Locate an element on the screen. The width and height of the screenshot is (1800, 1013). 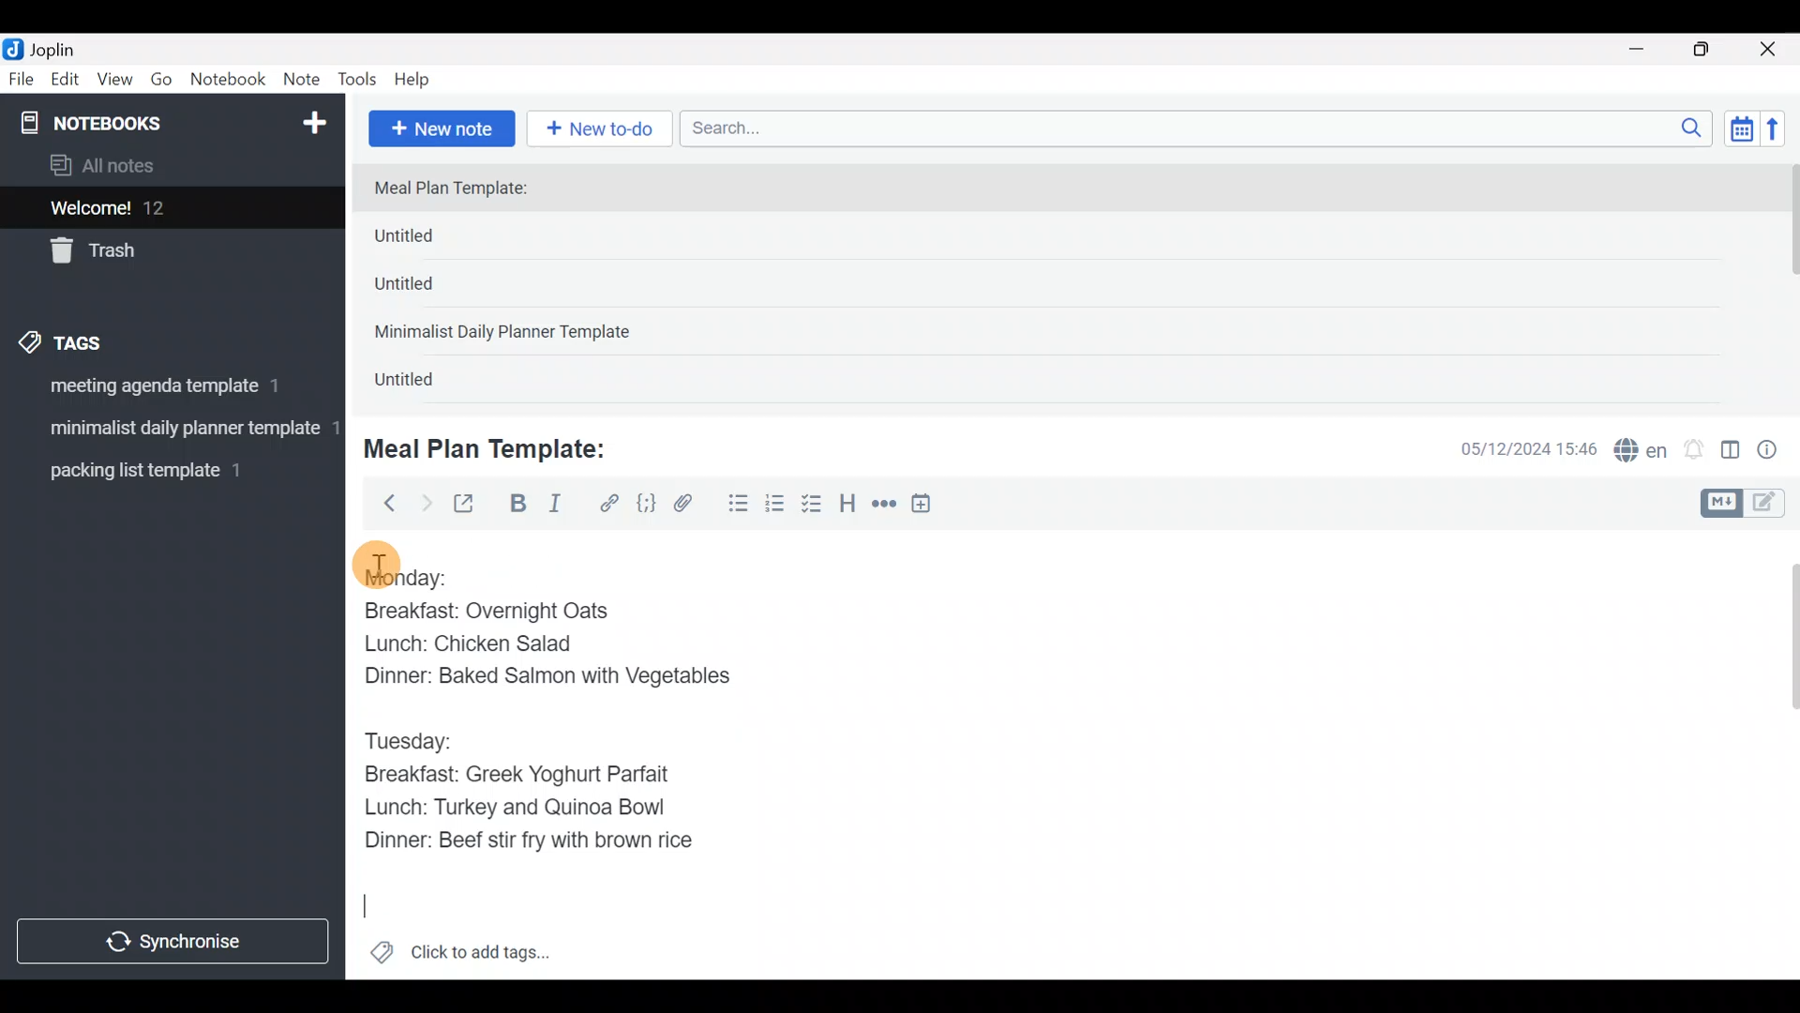
Reverse sort is located at coordinates (1782, 134).